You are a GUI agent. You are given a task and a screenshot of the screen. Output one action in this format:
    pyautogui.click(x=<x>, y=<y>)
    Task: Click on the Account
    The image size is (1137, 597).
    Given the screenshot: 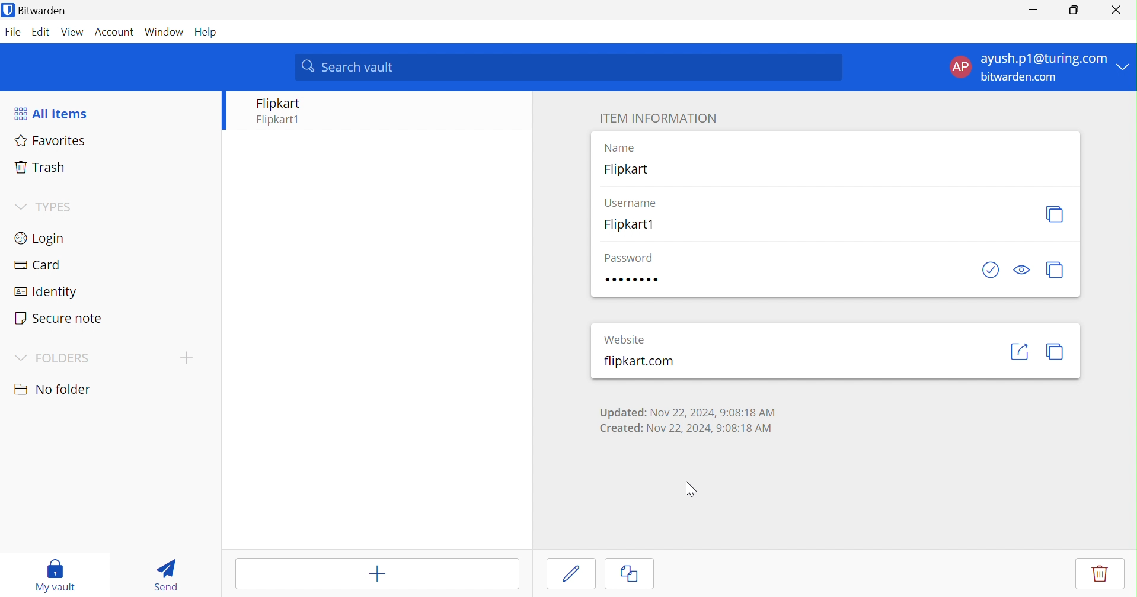 What is the action you would take?
    pyautogui.click(x=115, y=32)
    